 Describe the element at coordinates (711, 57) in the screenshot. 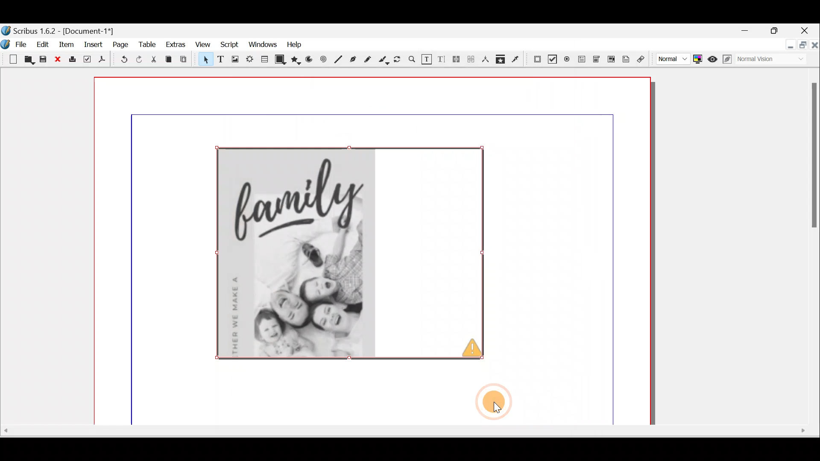

I see `Preview mode` at that location.